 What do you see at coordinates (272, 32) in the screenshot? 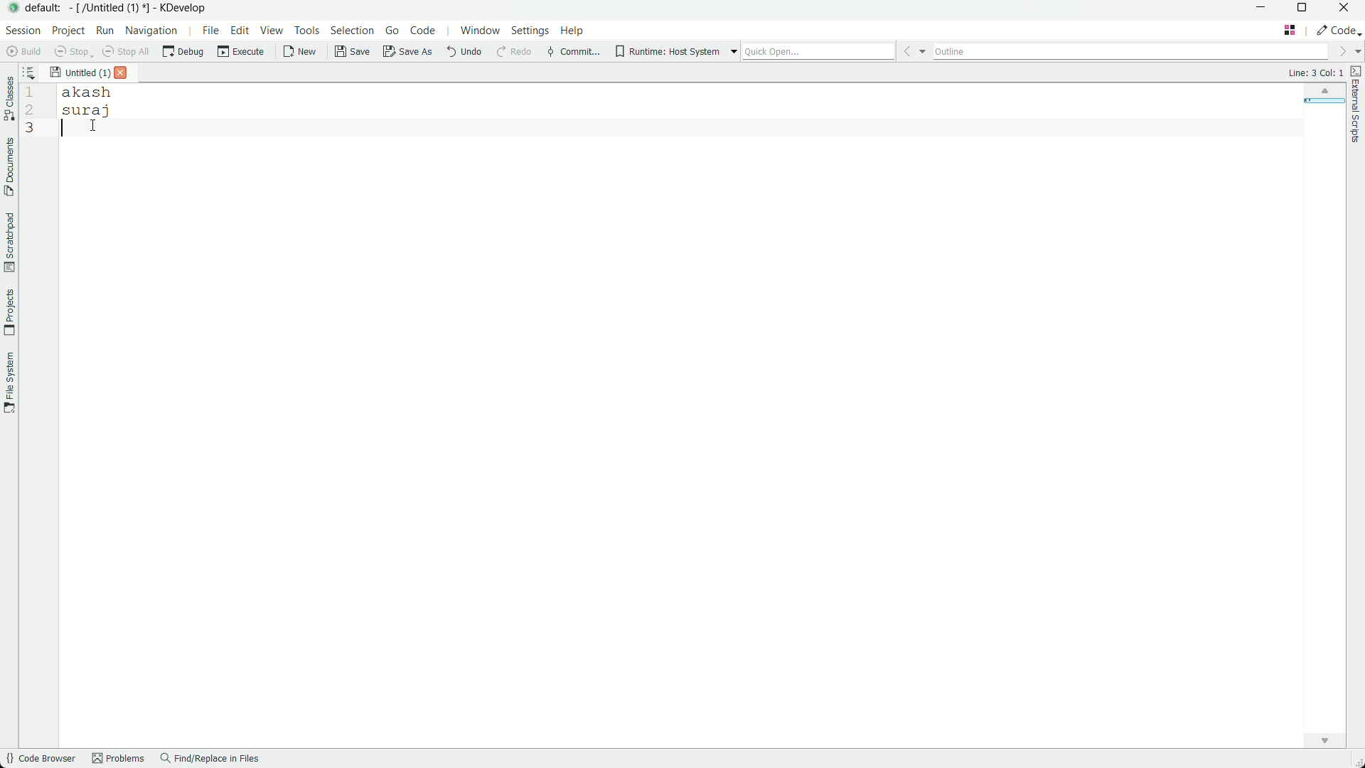
I see `view menu` at bounding box center [272, 32].